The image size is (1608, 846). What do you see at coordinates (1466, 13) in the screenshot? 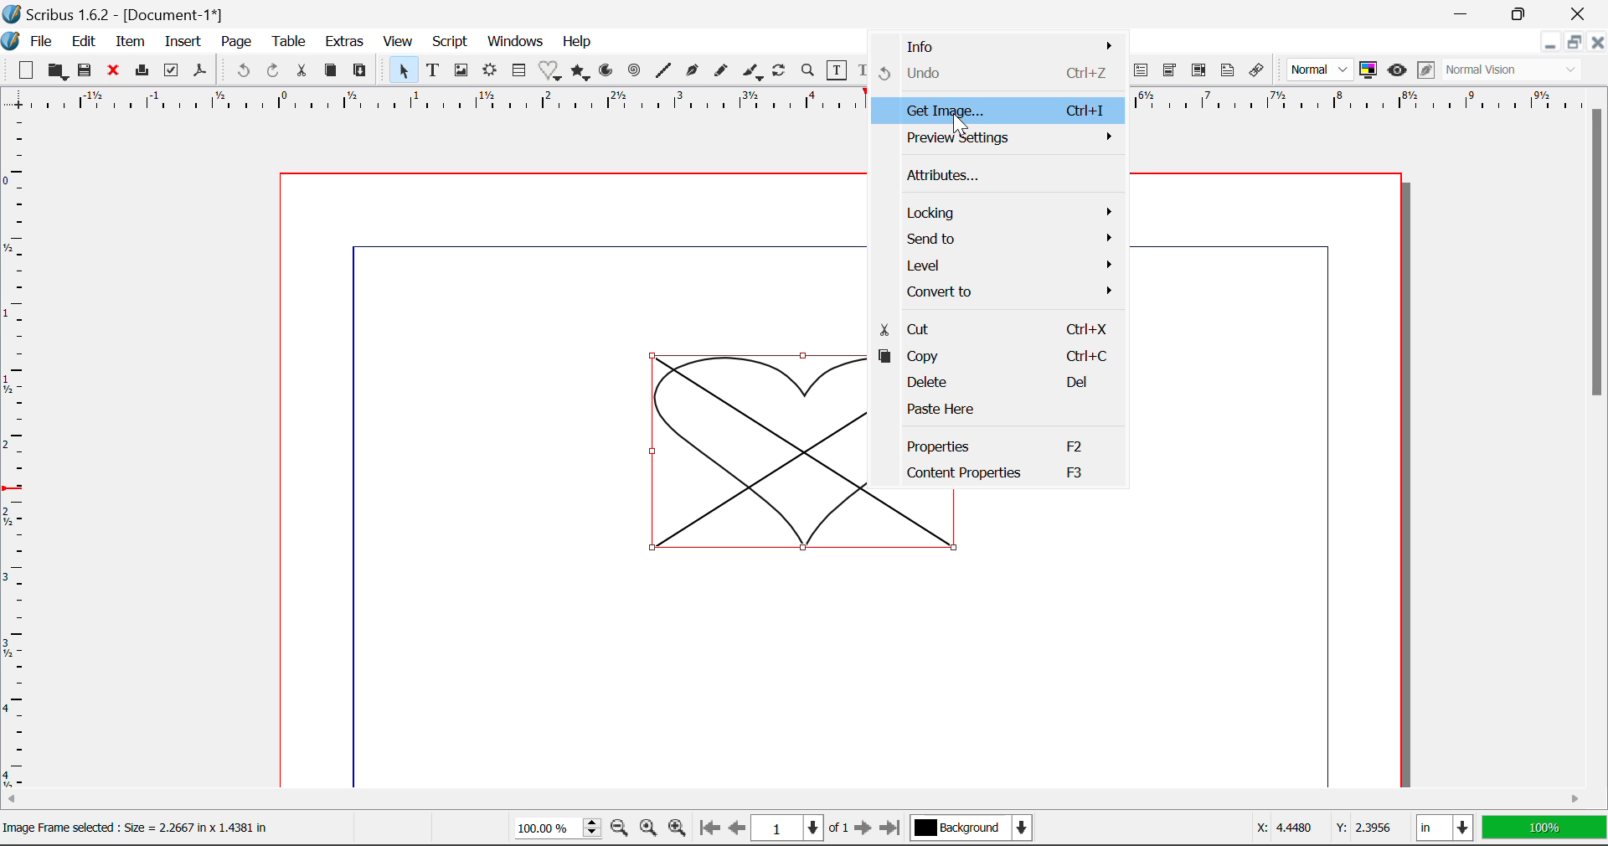
I see `Restore Down` at bounding box center [1466, 13].